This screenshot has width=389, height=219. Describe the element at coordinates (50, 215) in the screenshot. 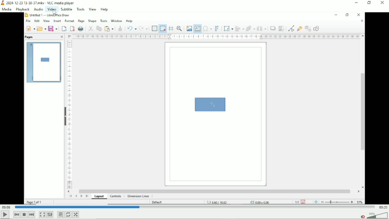

I see `Show extended settings` at that location.